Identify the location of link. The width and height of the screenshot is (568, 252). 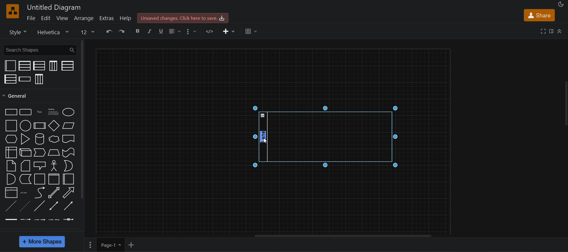
(11, 220).